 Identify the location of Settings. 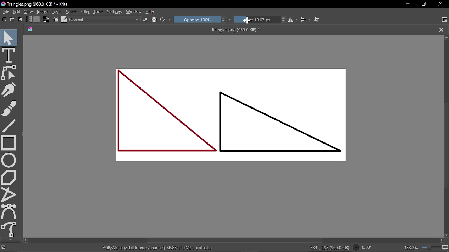
(115, 12).